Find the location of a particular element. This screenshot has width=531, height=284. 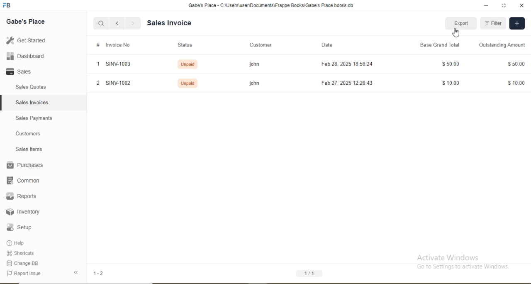

Shortcuts is located at coordinates (23, 253).